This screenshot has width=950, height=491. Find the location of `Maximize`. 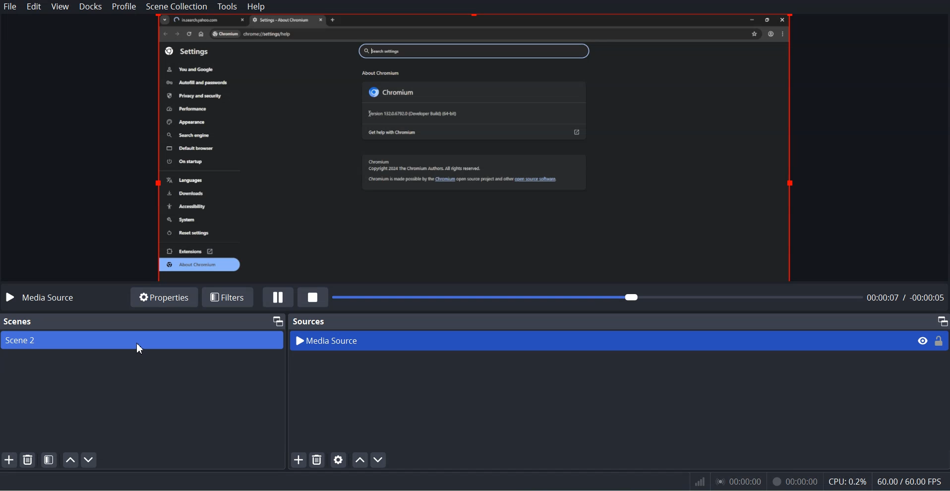

Maximize is located at coordinates (942, 321).